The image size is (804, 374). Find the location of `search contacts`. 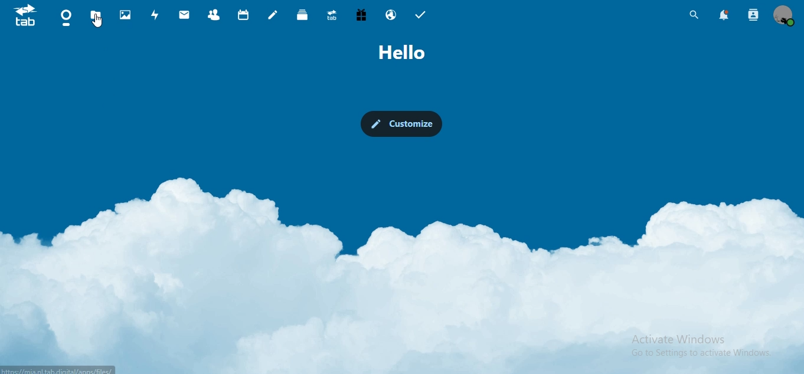

search contacts is located at coordinates (751, 14).